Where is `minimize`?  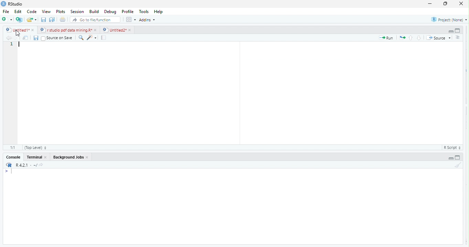 minimize is located at coordinates (444, 4).